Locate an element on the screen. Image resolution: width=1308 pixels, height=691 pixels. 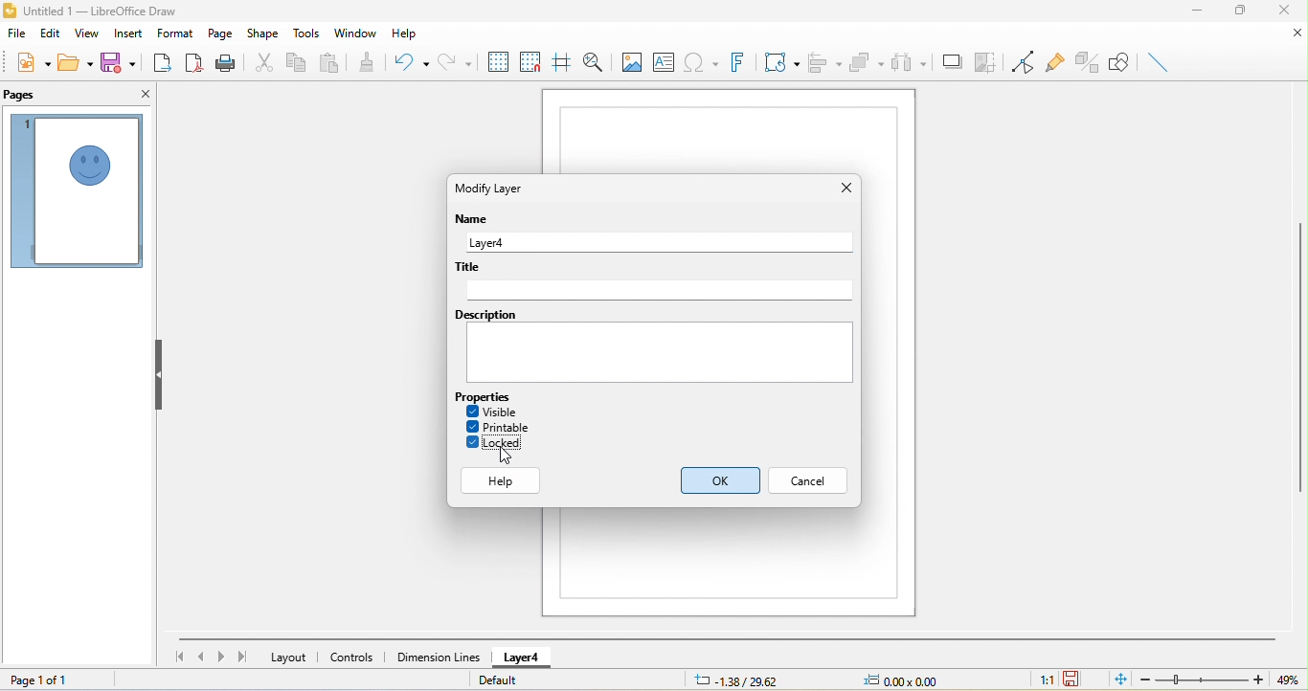
text box is located at coordinates (665, 60).